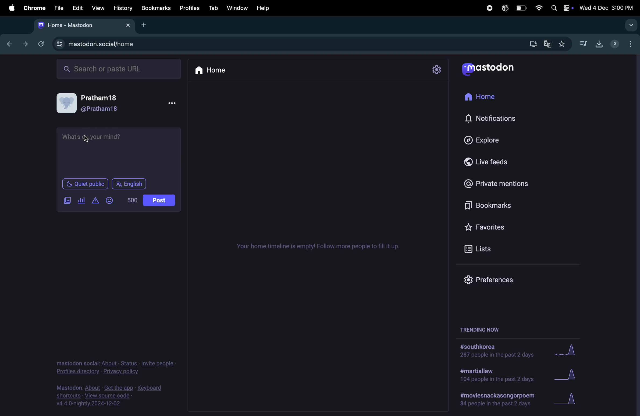  I want to click on view, so click(97, 9).